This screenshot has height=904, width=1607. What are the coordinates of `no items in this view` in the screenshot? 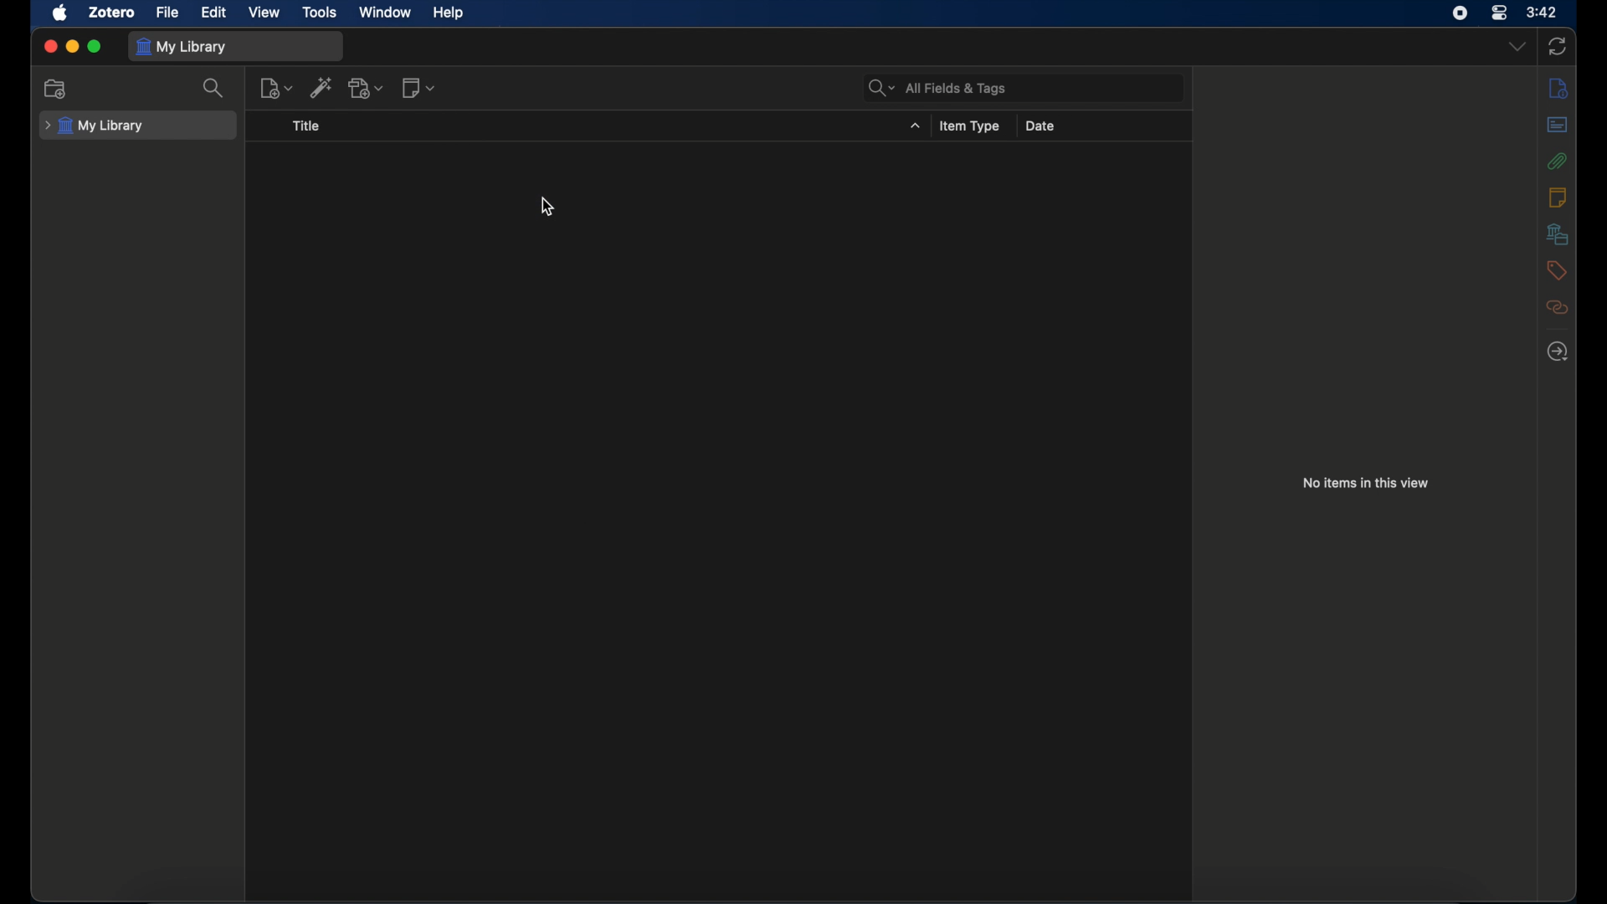 It's located at (1366, 483).